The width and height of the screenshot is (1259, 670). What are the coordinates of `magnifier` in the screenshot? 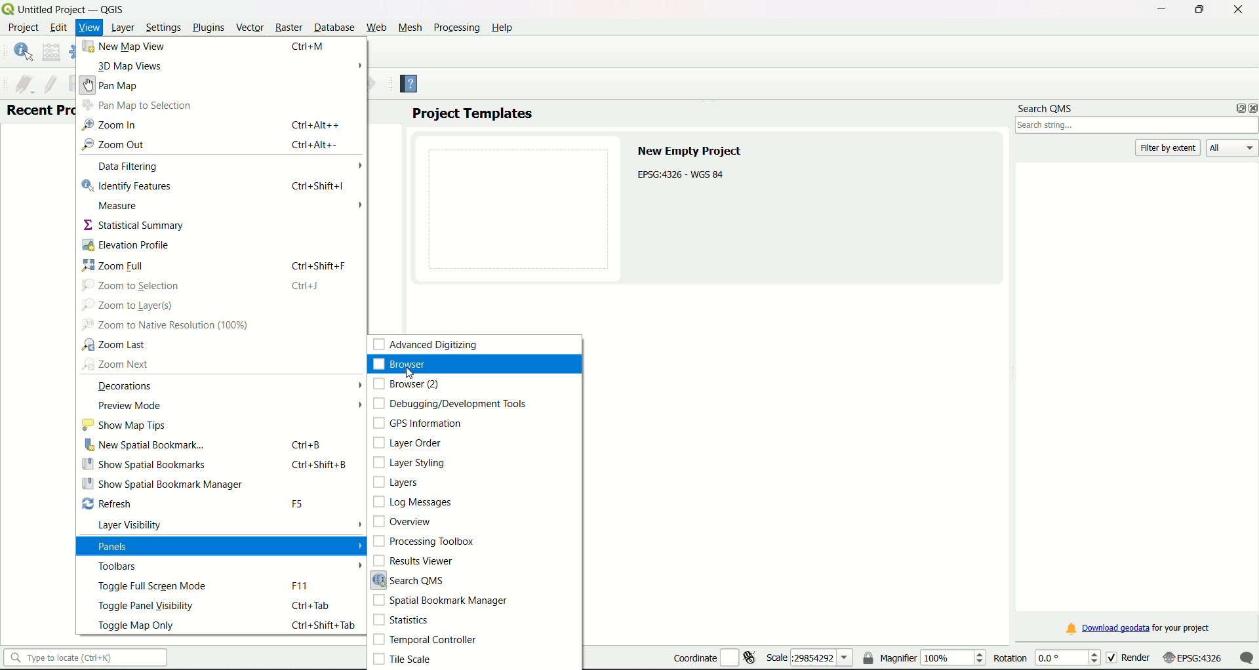 It's located at (924, 657).